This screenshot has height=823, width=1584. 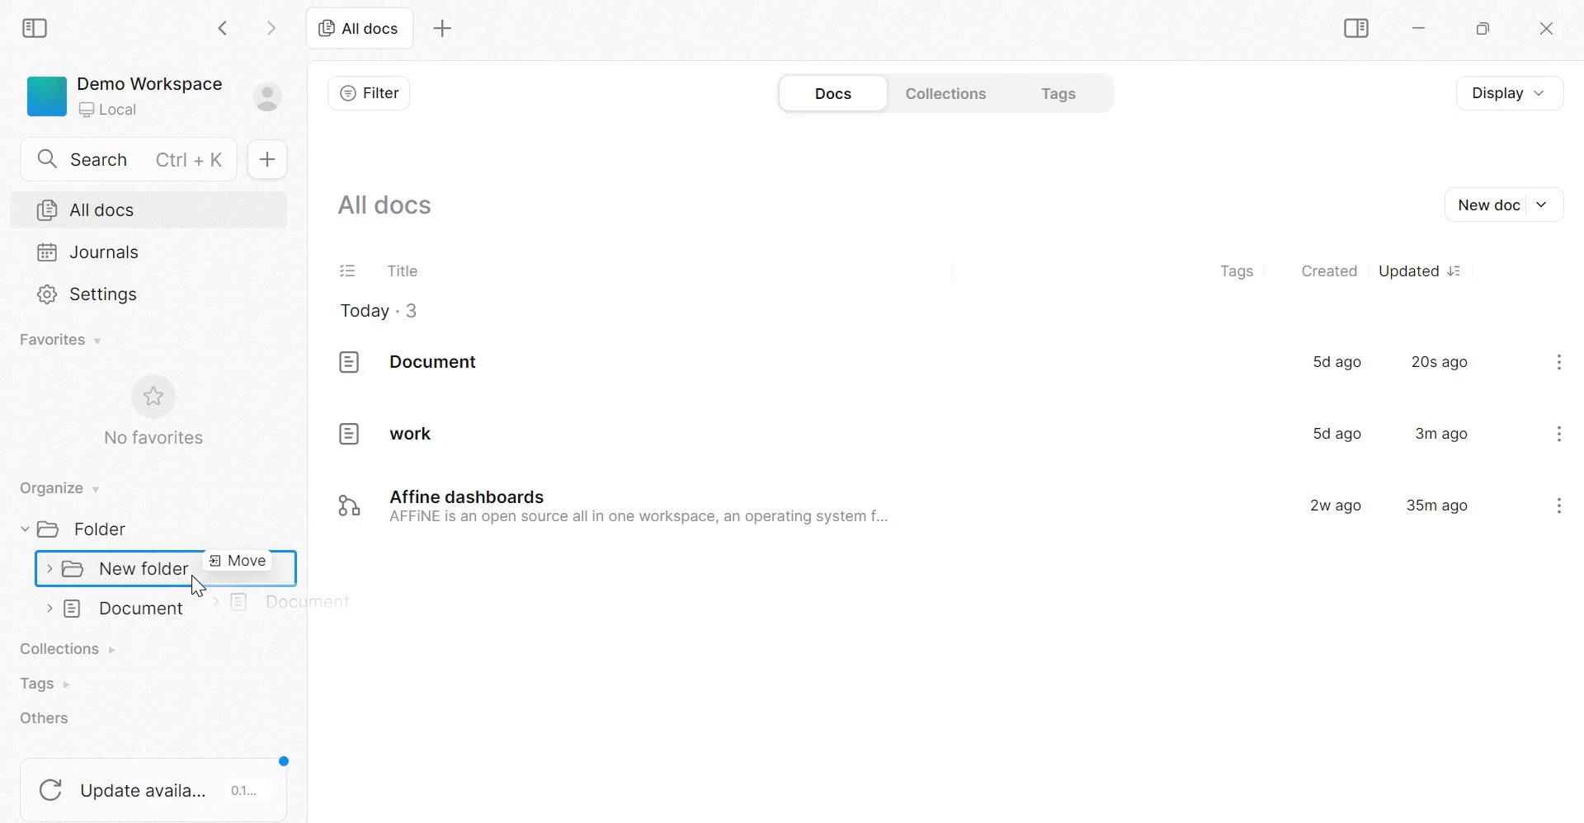 I want to click on others, so click(x=49, y=718).